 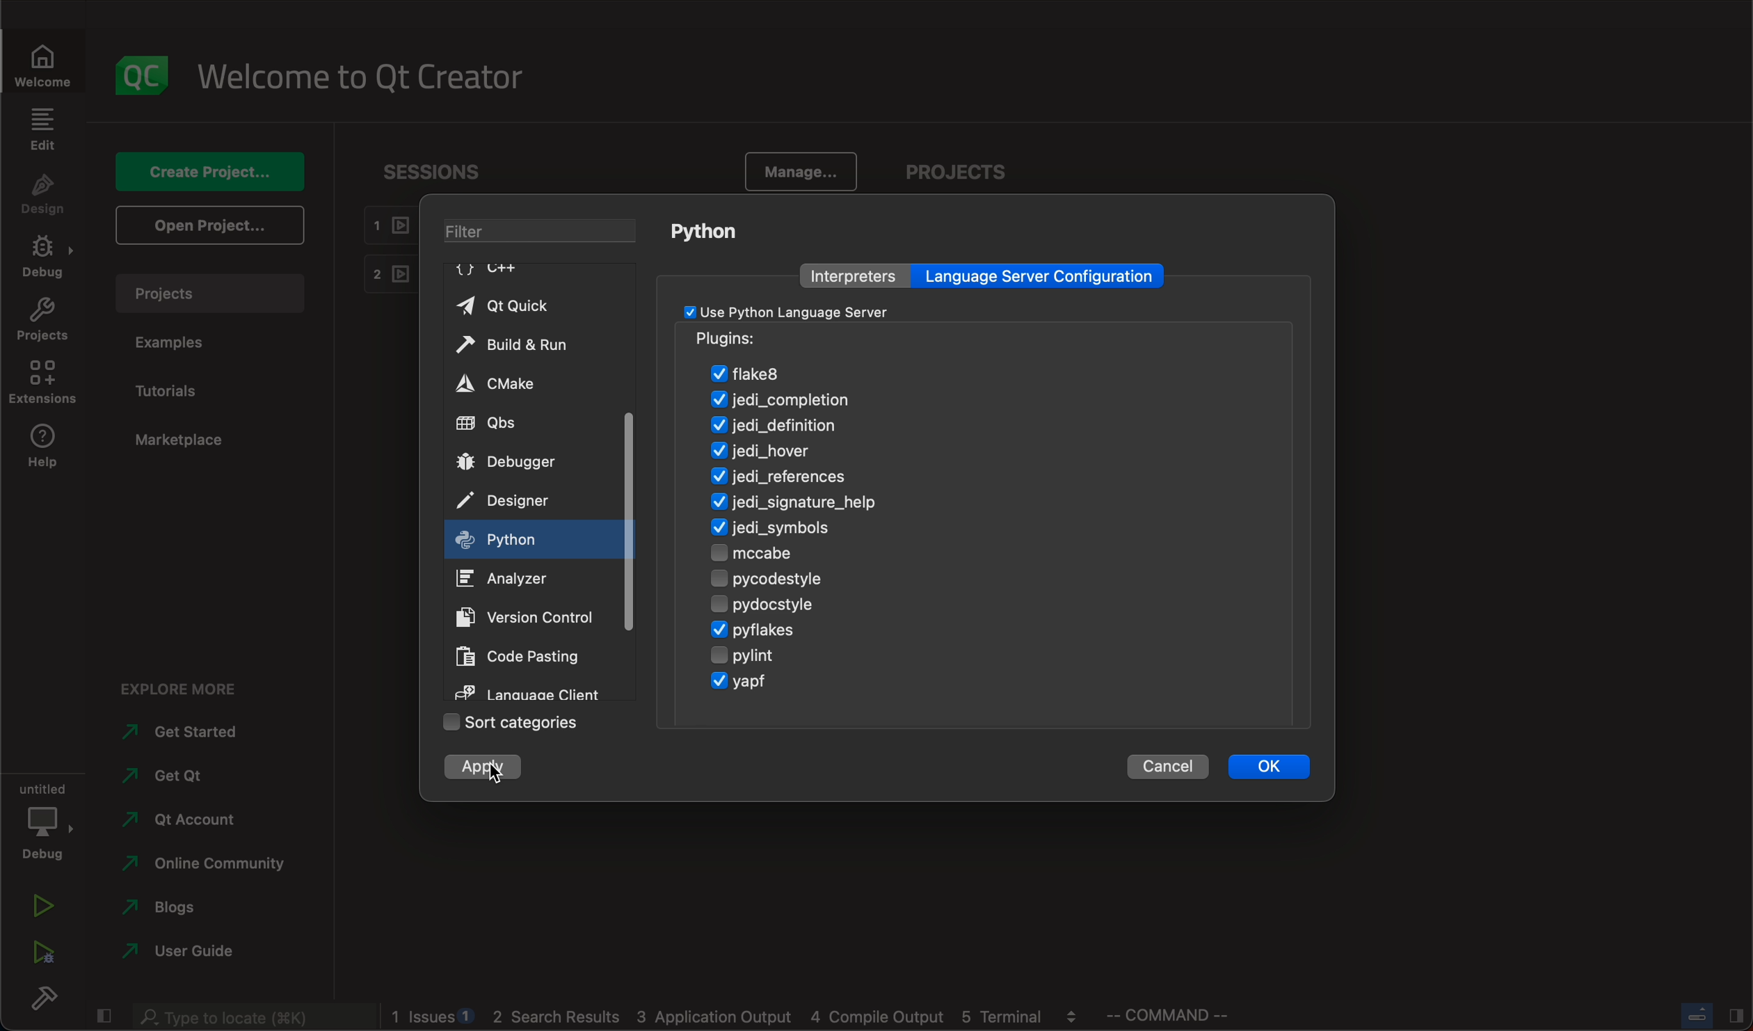 What do you see at coordinates (513, 539) in the screenshot?
I see `on key up` at bounding box center [513, 539].